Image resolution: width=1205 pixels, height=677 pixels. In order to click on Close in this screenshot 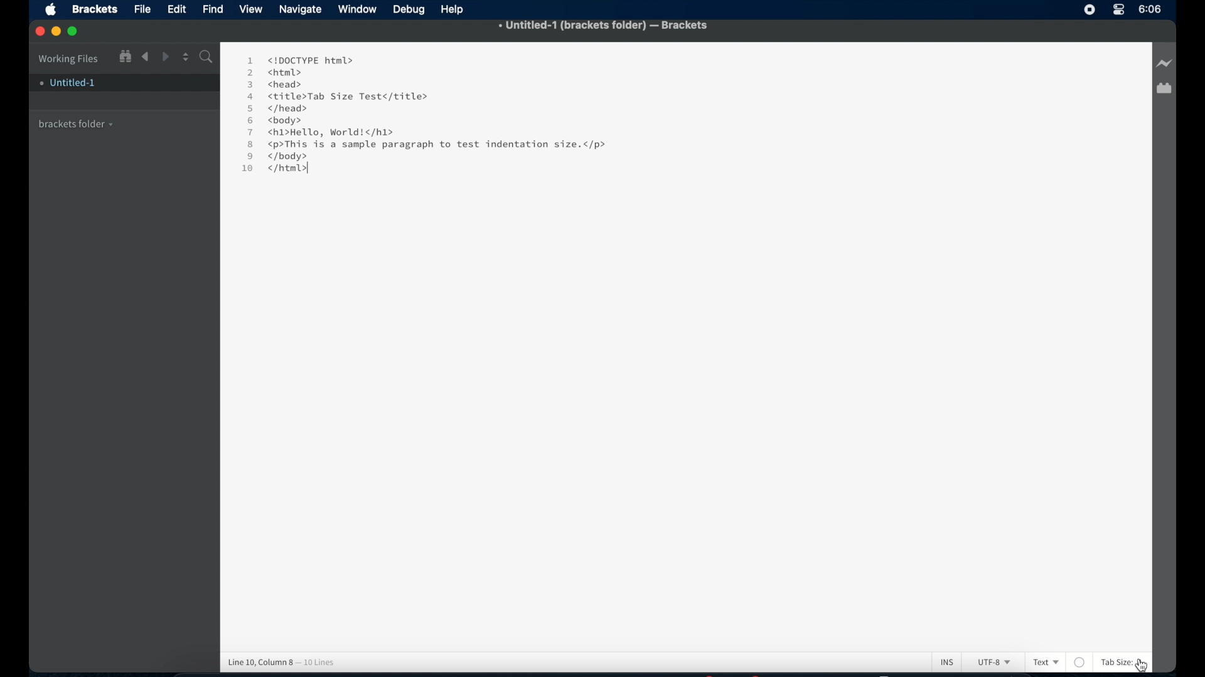, I will do `click(40, 32)`.